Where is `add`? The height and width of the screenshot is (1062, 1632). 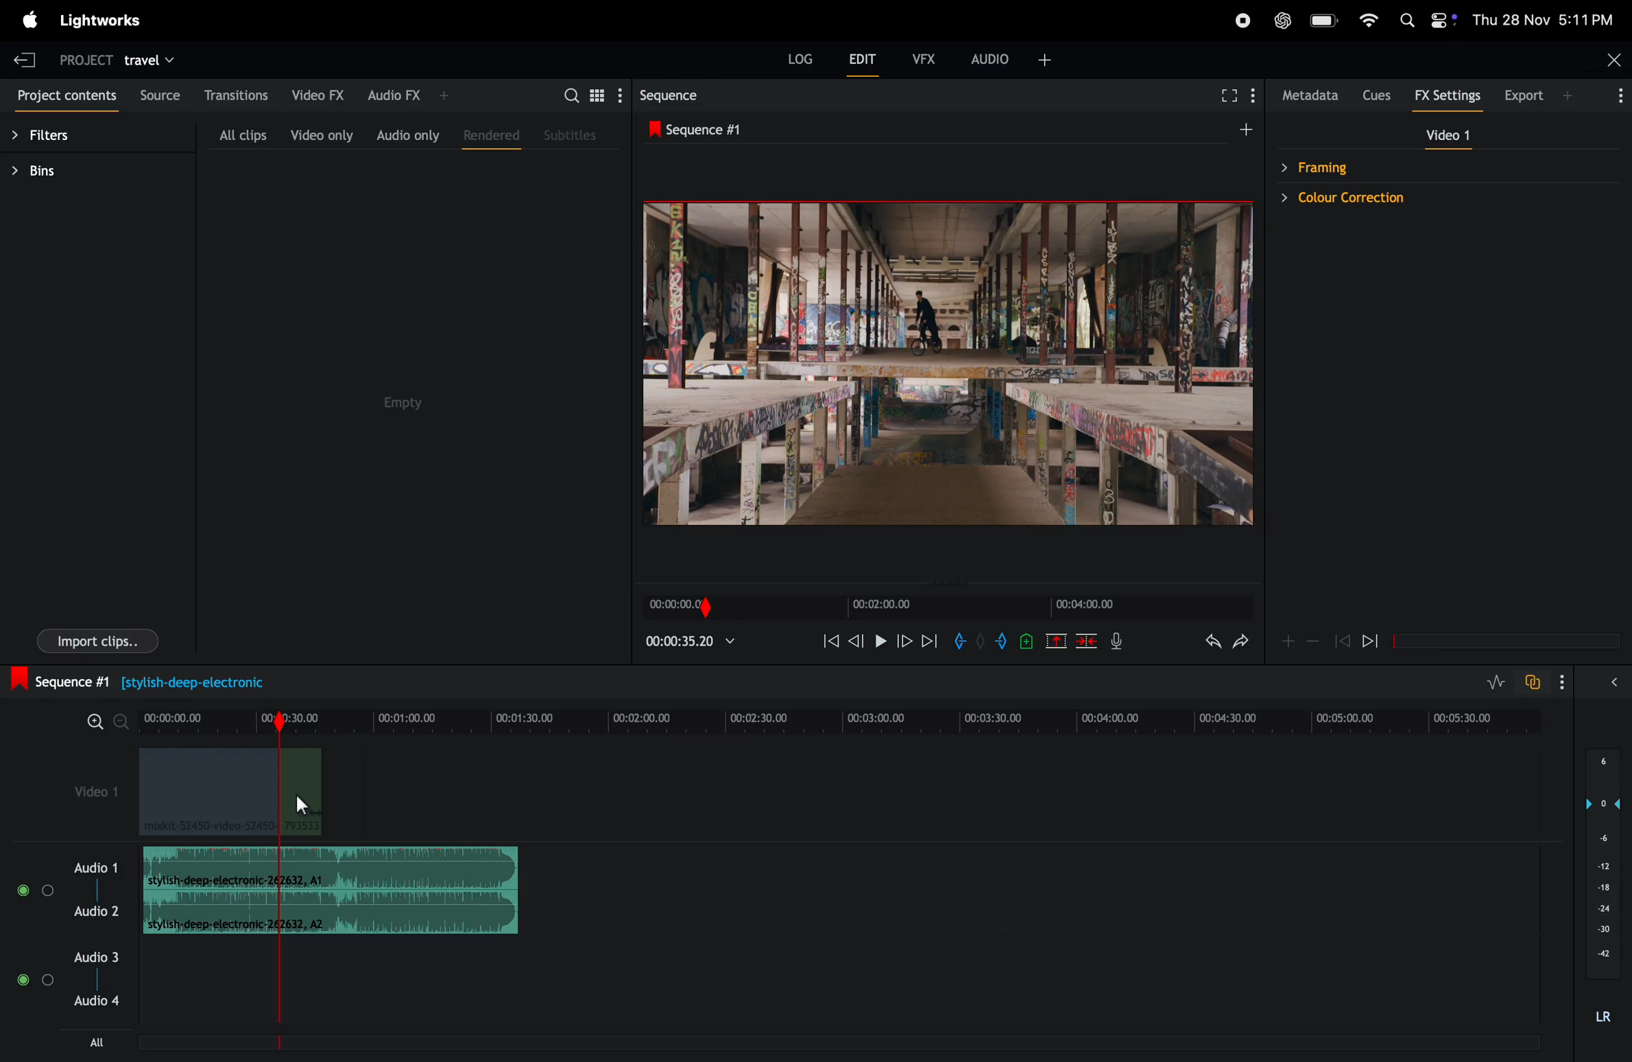
add is located at coordinates (1286, 641).